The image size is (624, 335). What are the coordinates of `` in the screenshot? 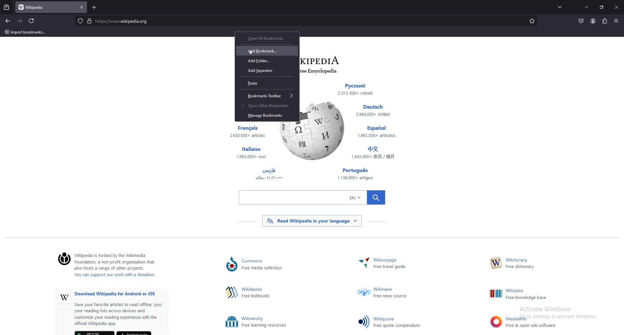 It's located at (494, 322).